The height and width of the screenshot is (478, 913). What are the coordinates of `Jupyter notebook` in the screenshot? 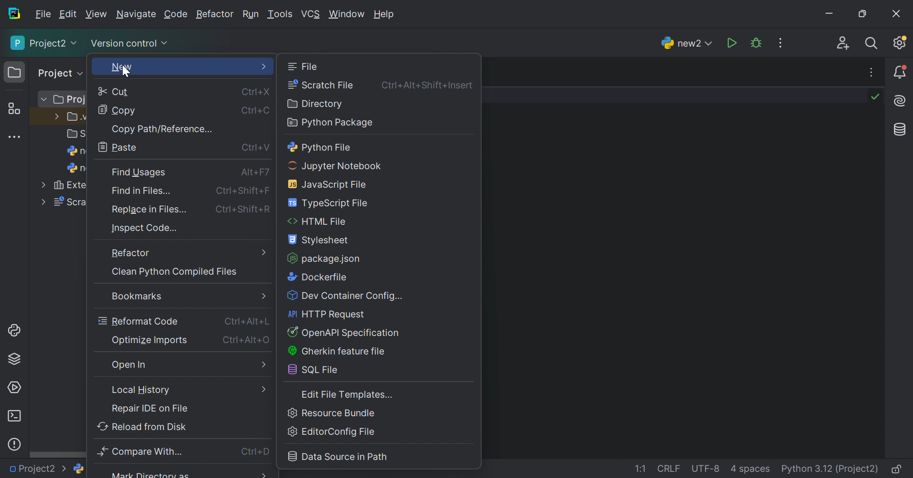 It's located at (336, 166).